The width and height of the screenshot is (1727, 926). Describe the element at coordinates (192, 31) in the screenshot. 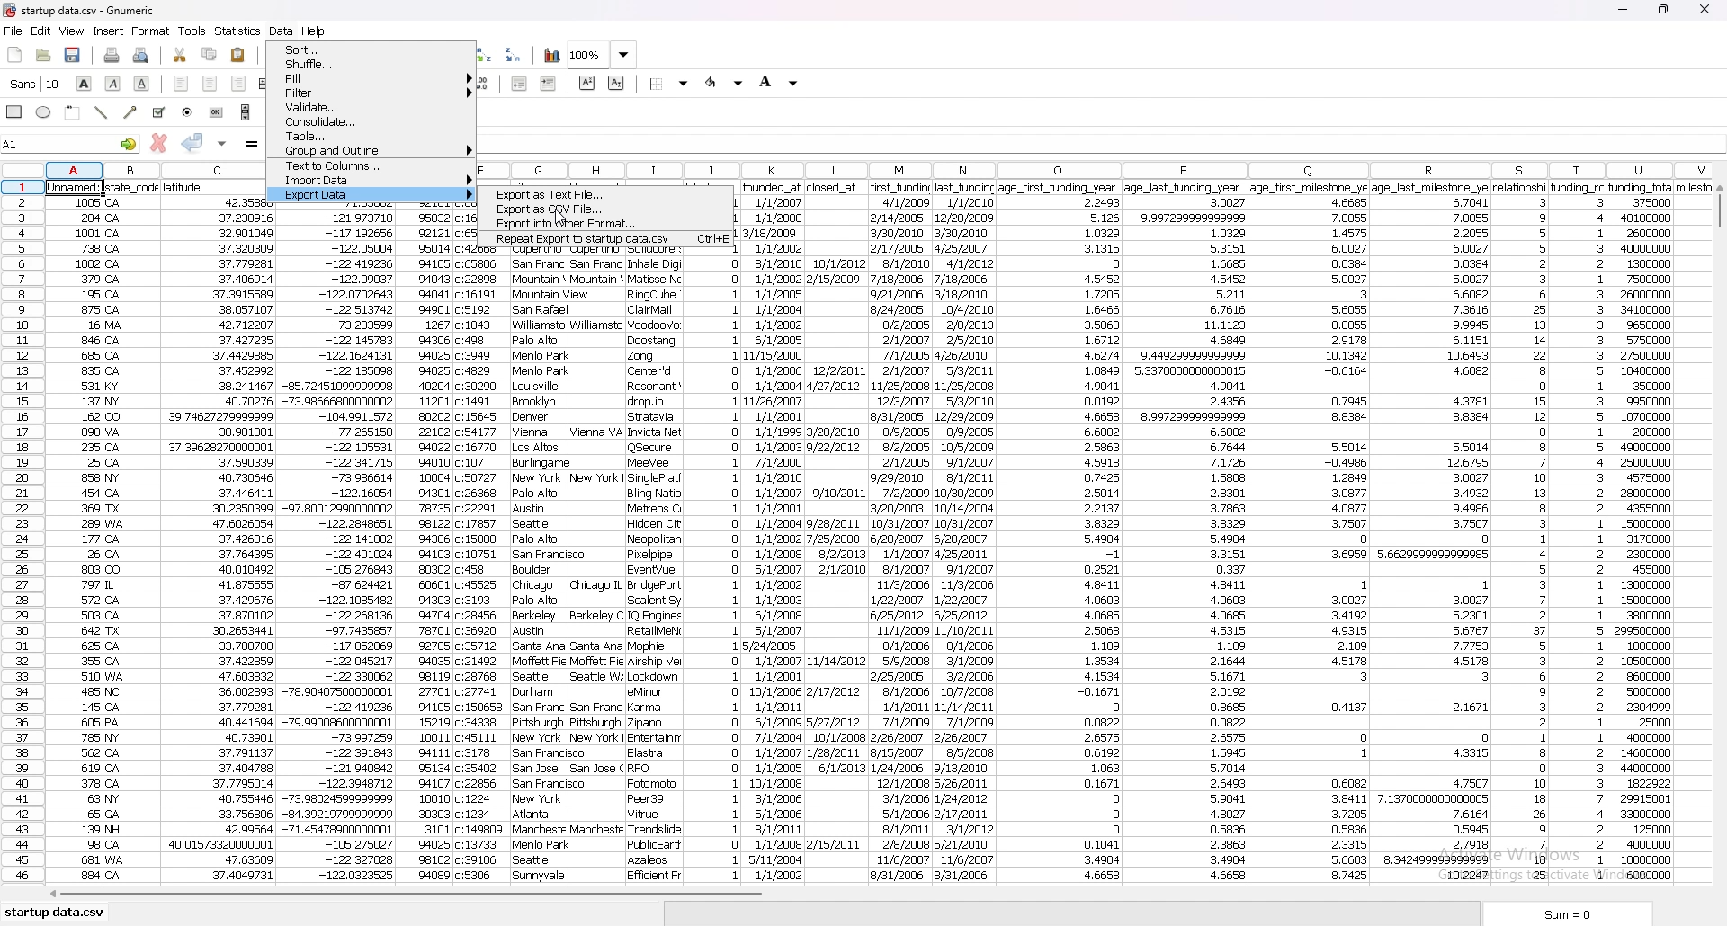

I see `tools` at that location.